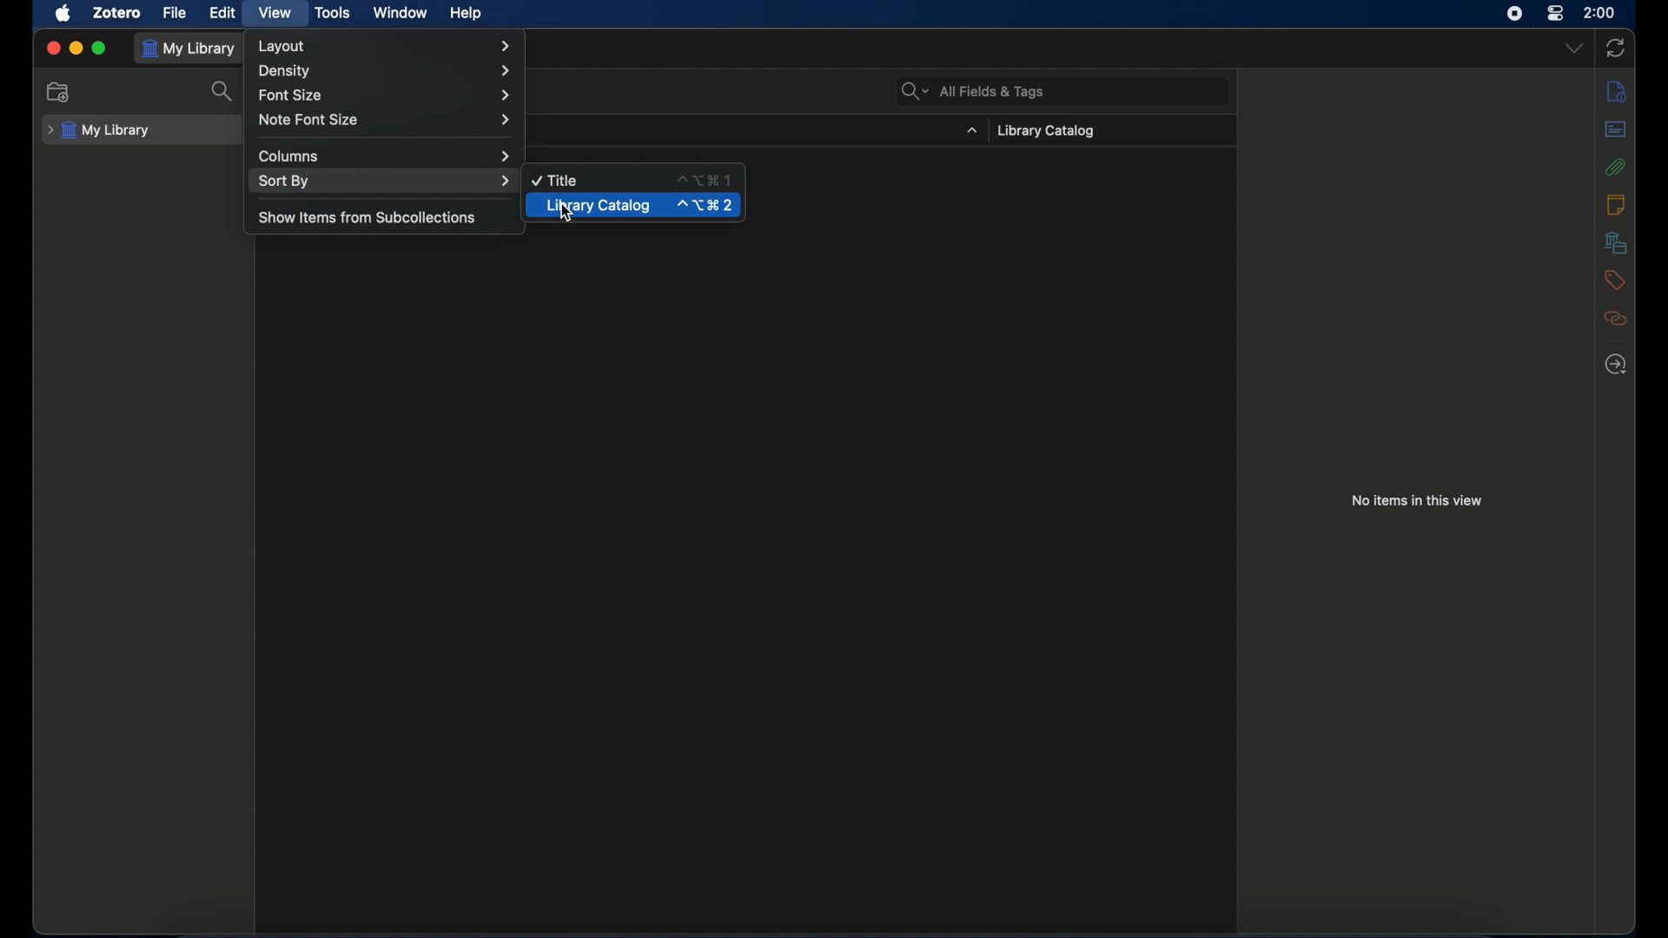 The width and height of the screenshot is (1668, 938). I want to click on new collection, so click(59, 91).